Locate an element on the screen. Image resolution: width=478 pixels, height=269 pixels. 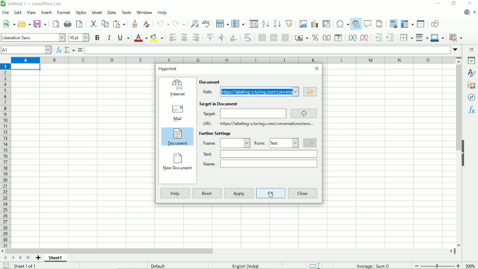
sheet is located at coordinates (97, 12).